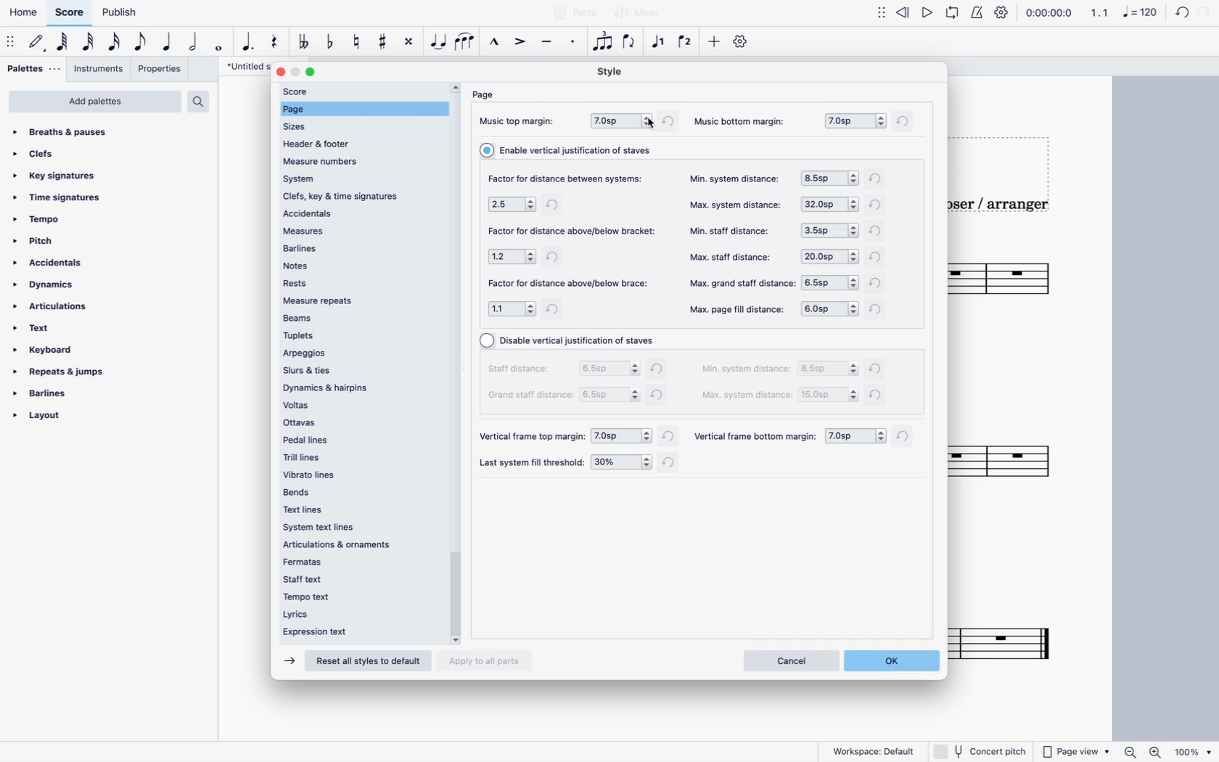 This screenshot has width=1219, height=762. Describe the element at coordinates (52, 307) in the screenshot. I see `articulations` at that location.